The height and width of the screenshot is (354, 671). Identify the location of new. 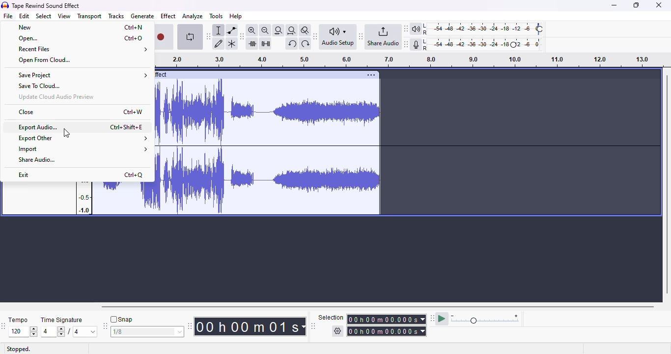
(25, 28).